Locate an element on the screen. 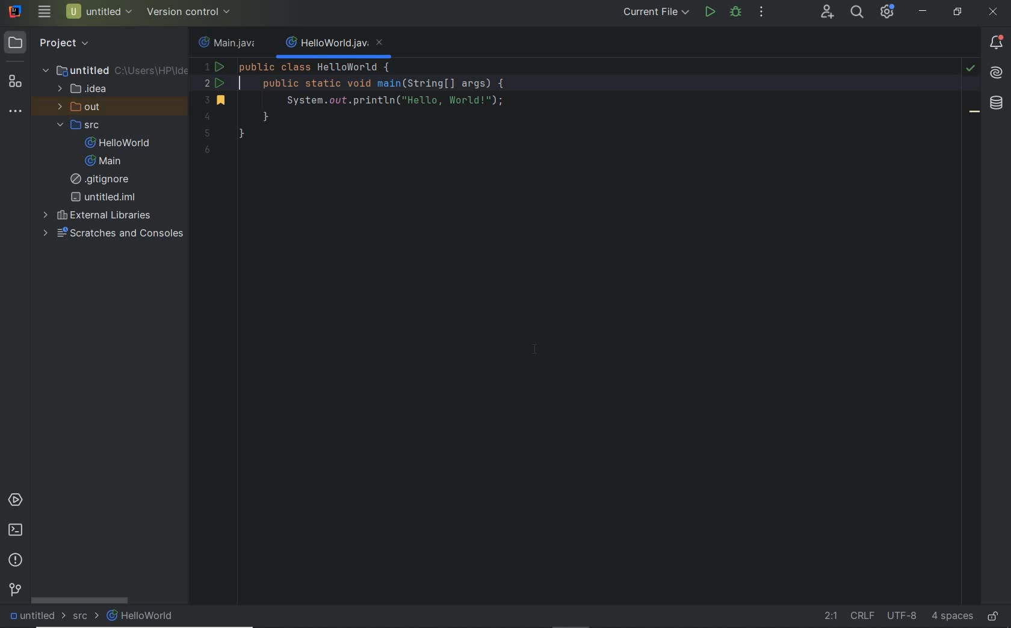 The width and height of the screenshot is (1011, 628). project is located at coordinates (52, 43).